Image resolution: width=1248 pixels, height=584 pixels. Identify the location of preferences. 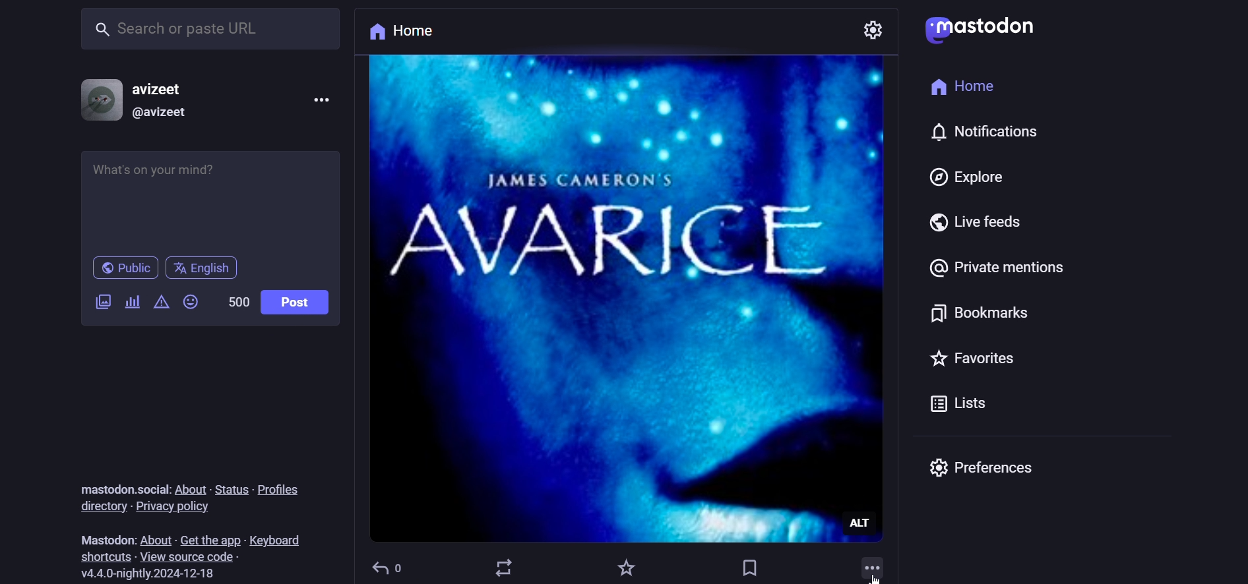
(984, 467).